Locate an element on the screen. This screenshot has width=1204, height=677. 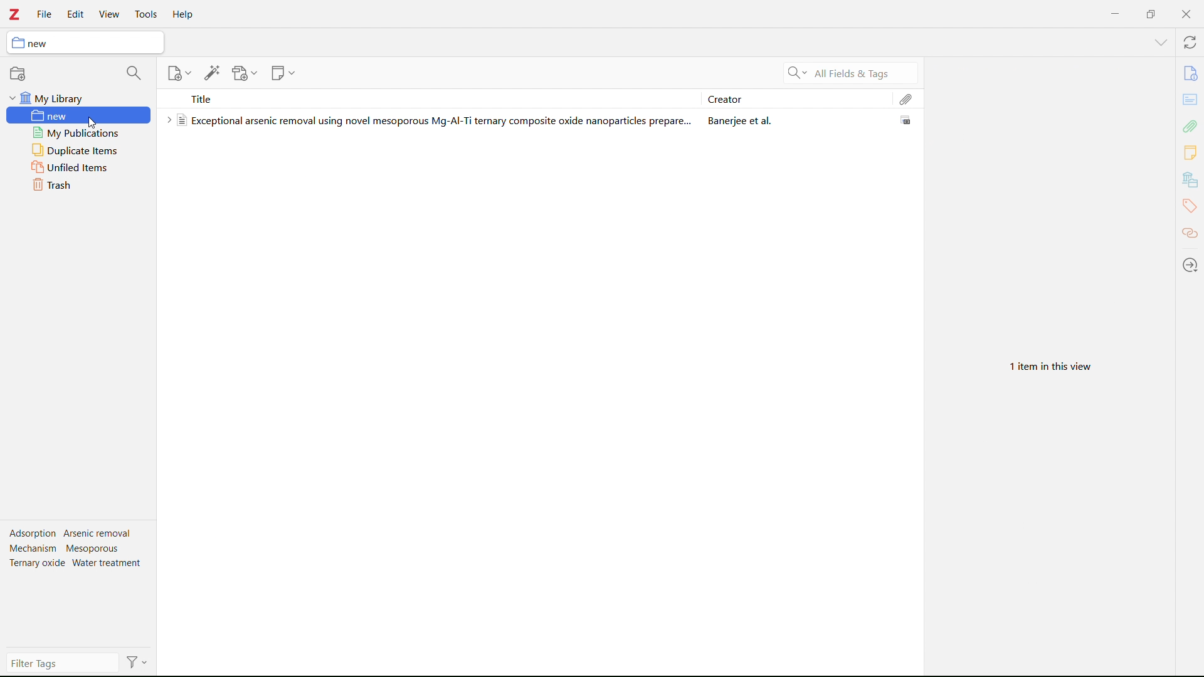
edit is located at coordinates (76, 15).